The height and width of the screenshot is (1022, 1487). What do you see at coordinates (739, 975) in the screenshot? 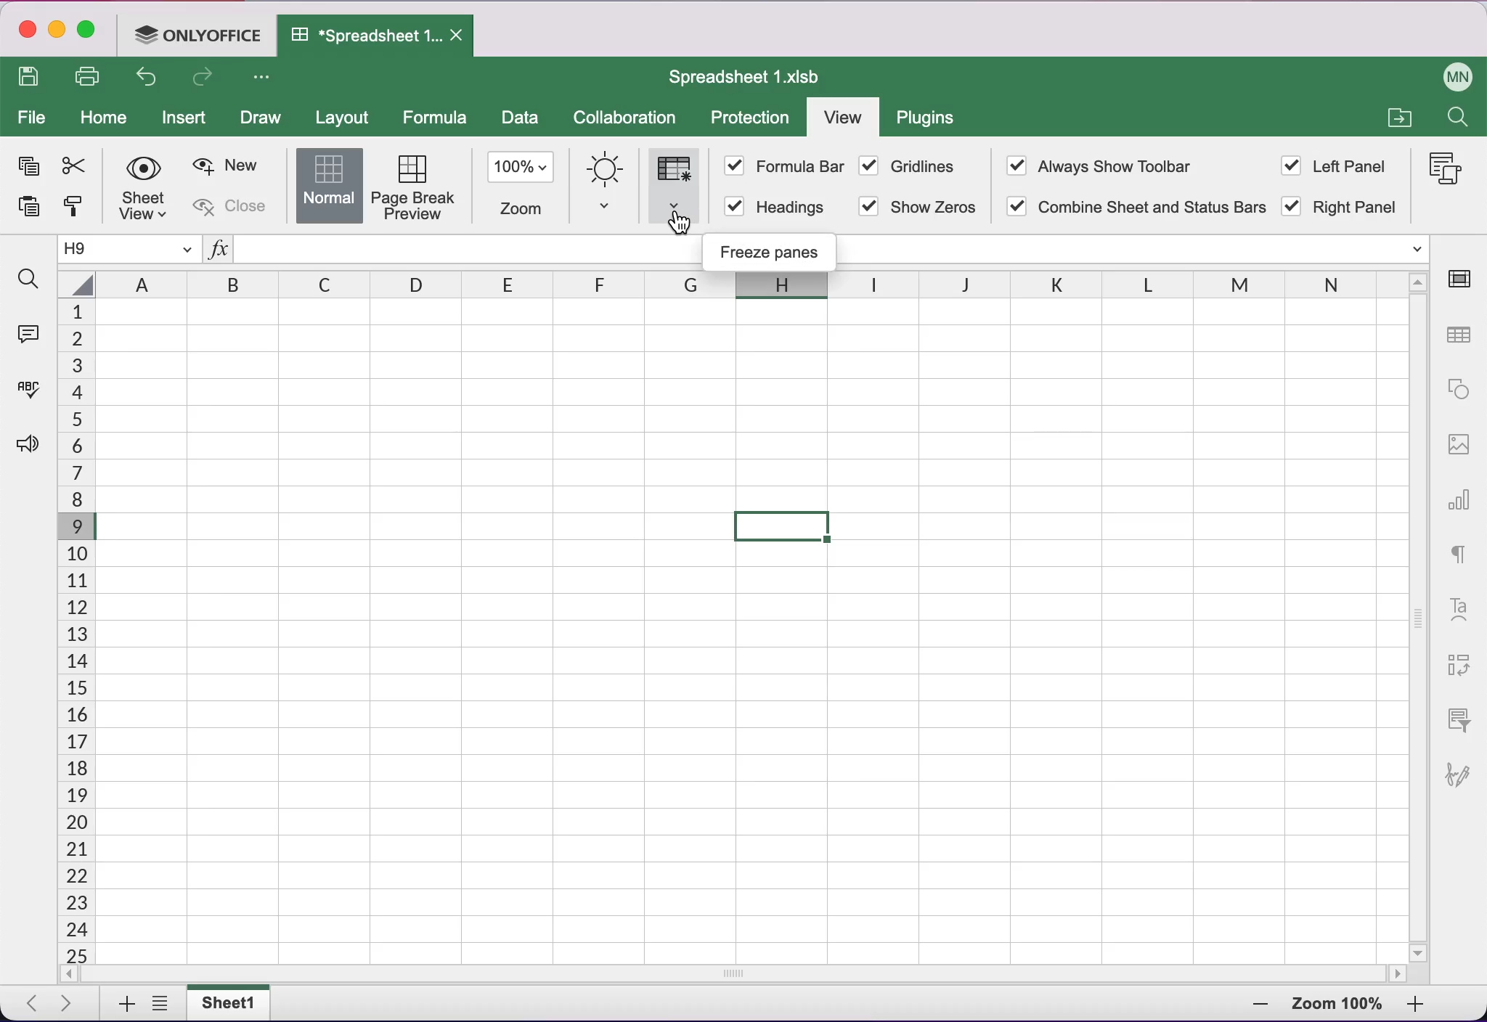
I see `horizontal slider` at bounding box center [739, 975].